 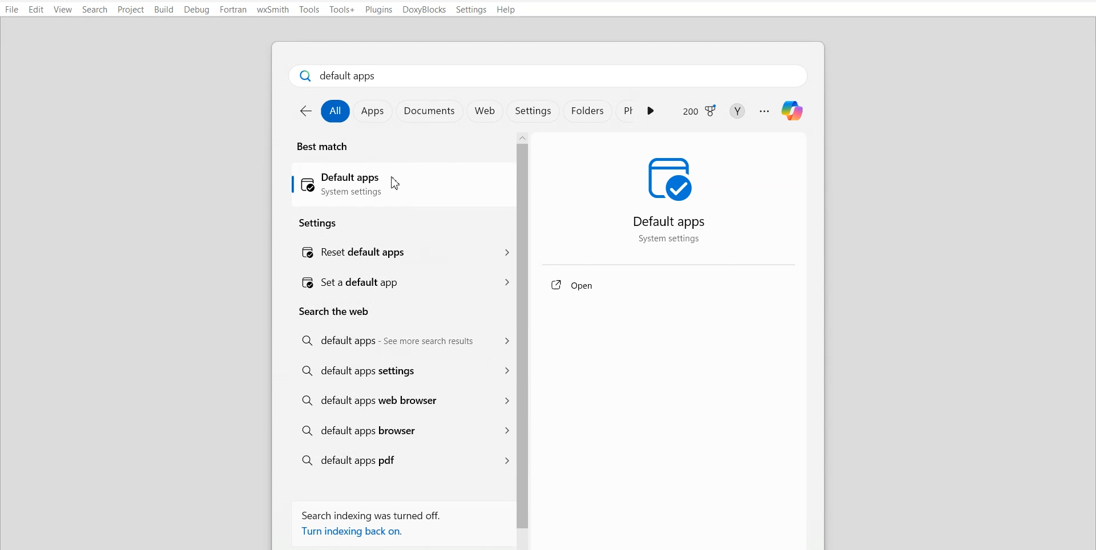 What do you see at coordinates (794, 111) in the screenshot?
I see `Logo` at bounding box center [794, 111].